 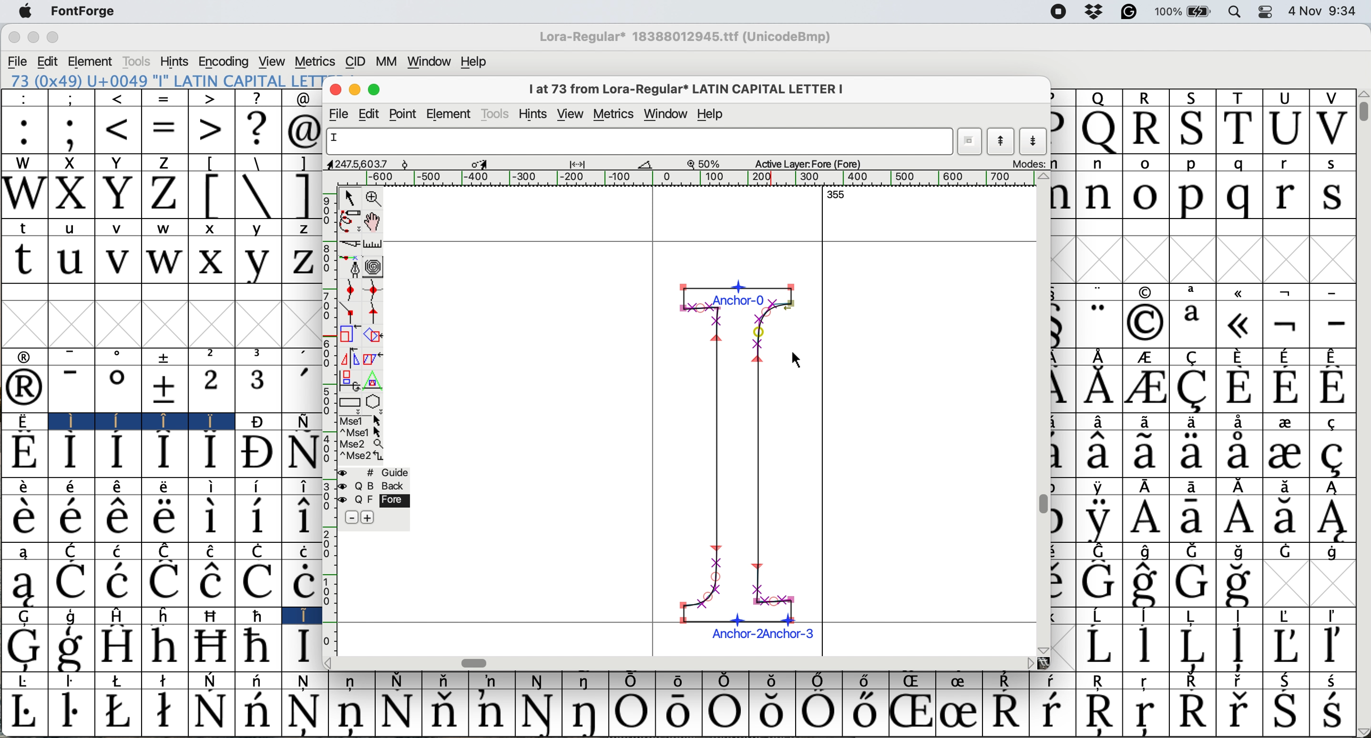 I want to click on Symbol, so click(x=1240, y=422).